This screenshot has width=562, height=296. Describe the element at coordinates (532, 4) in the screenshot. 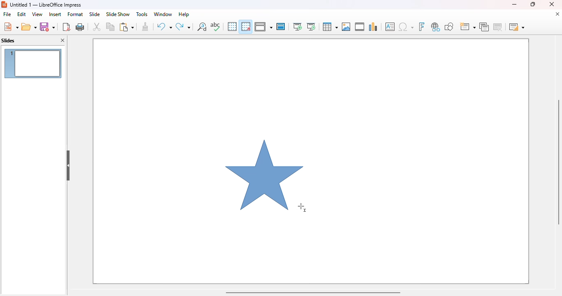

I see `maximize` at that location.